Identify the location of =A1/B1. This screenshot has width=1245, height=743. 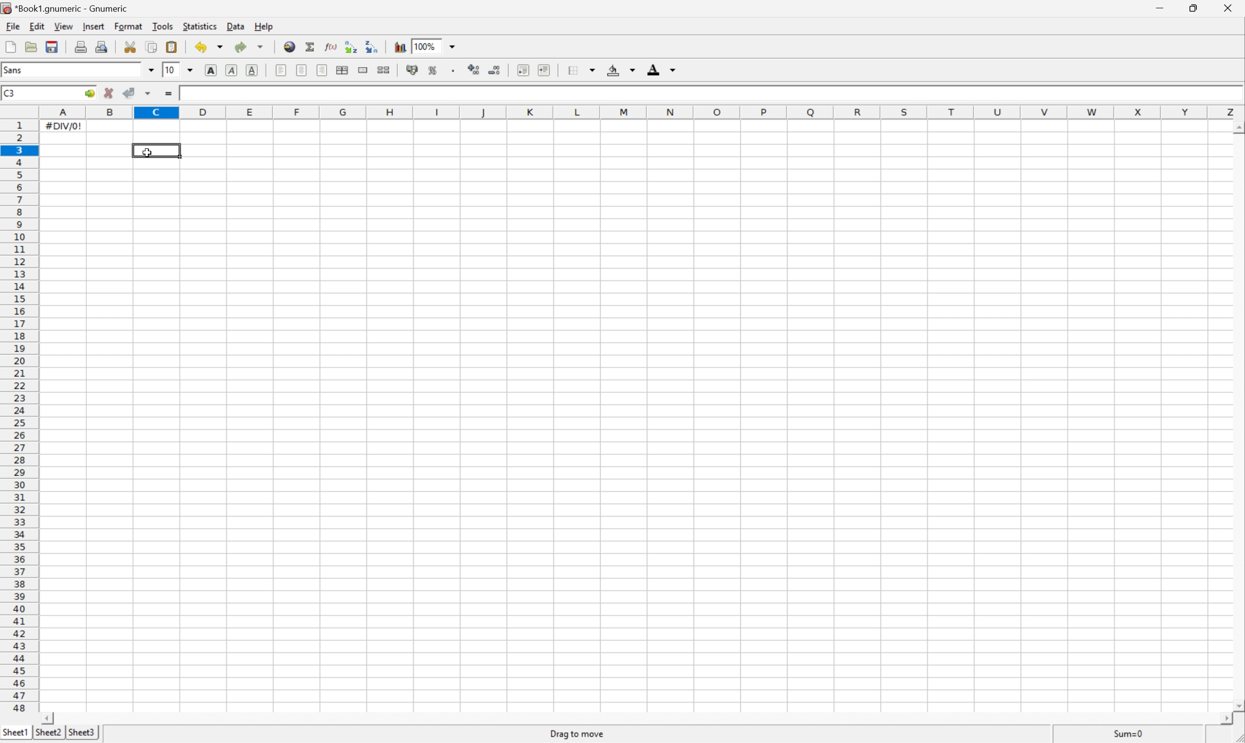
(200, 92).